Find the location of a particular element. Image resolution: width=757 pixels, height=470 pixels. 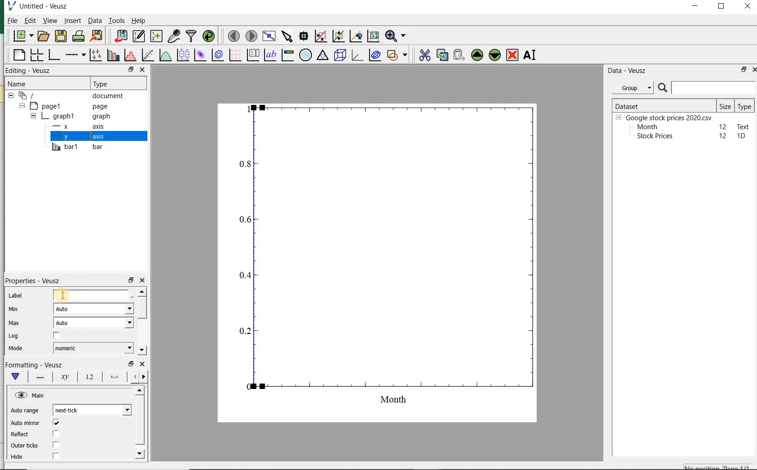

check/uncheck is located at coordinates (55, 456).